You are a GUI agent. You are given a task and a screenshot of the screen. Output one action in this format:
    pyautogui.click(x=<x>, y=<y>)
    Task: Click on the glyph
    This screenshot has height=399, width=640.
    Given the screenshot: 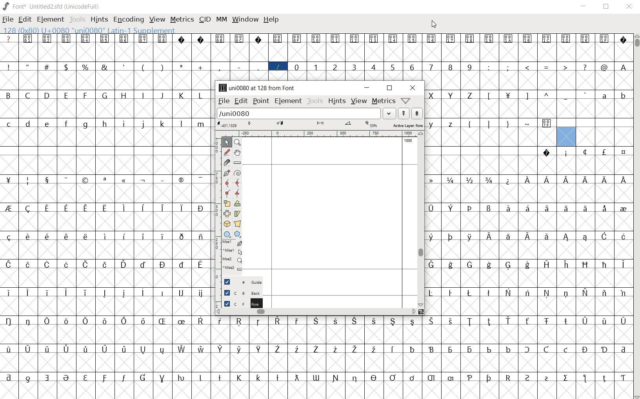 What is the action you would take?
    pyautogui.click(x=27, y=95)
    